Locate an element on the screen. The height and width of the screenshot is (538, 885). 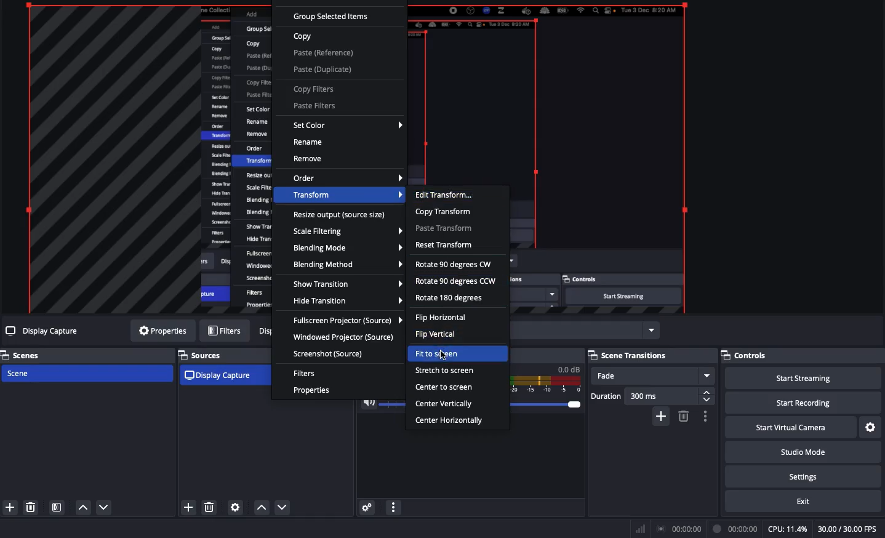
Rotate 90 degrees is located at coordinates (456, 273).